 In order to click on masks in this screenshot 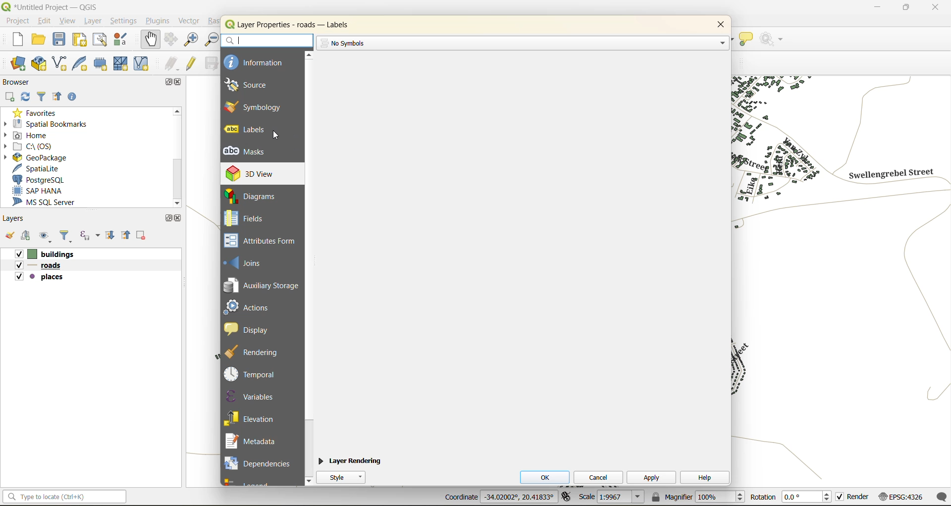, I will do `click(250, 152)`.